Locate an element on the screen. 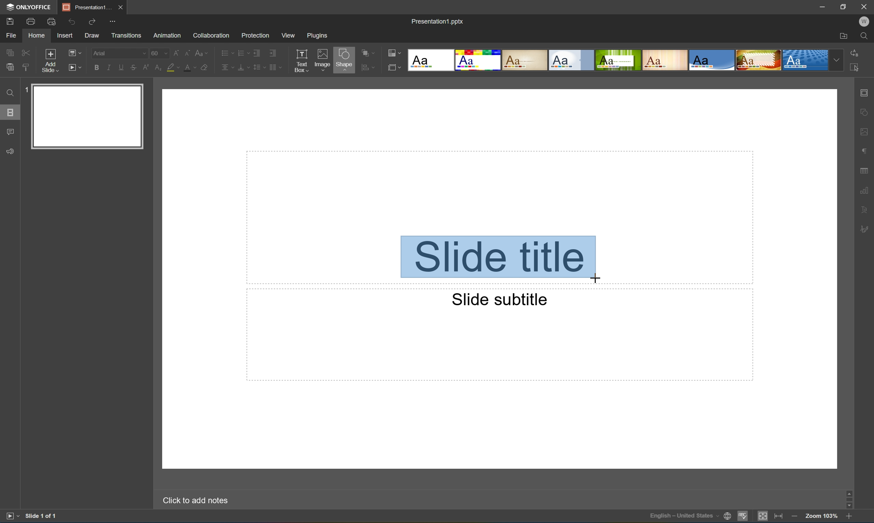  Scroll Bar is located at coordinates (847, 500).